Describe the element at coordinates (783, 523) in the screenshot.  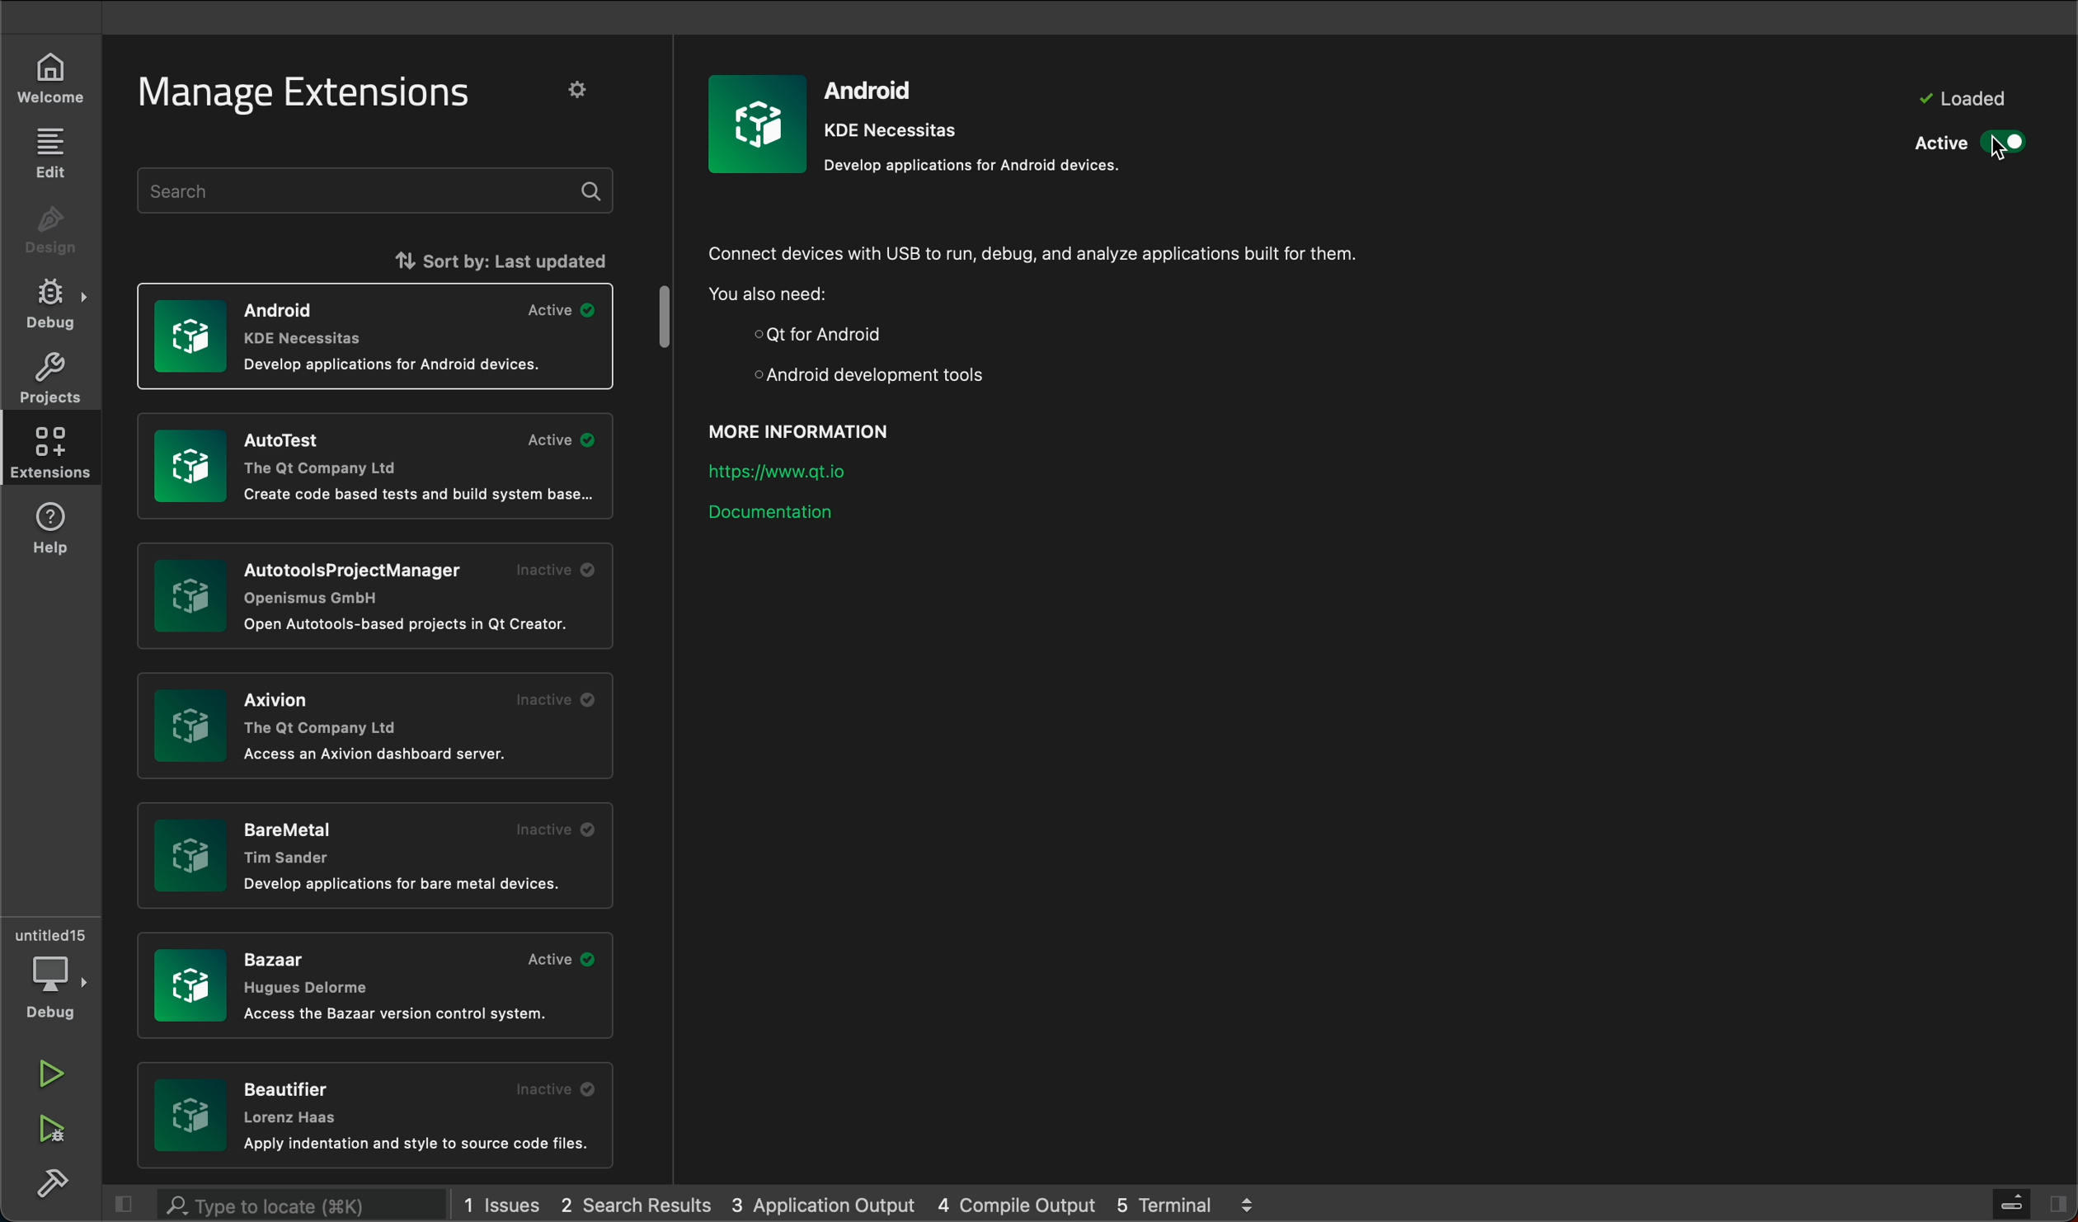
I see `Documentation ` at that location.